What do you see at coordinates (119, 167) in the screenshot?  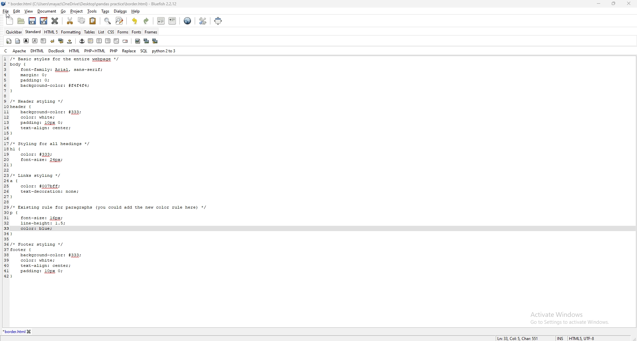 I see `code` at bounding box center [119, 167].